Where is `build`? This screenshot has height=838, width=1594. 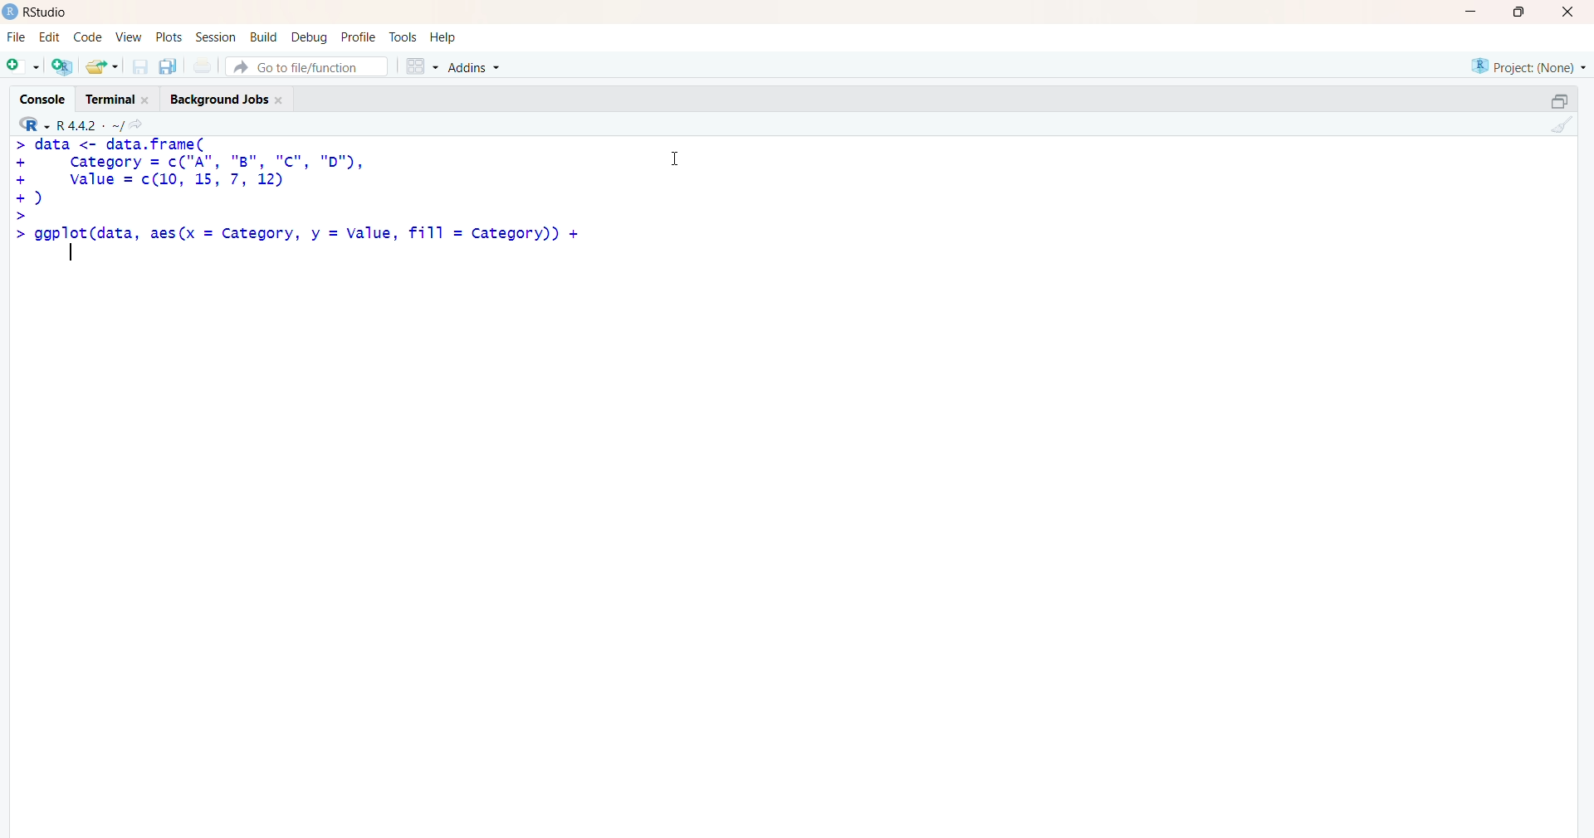
build is located at coordinates (262, 37).